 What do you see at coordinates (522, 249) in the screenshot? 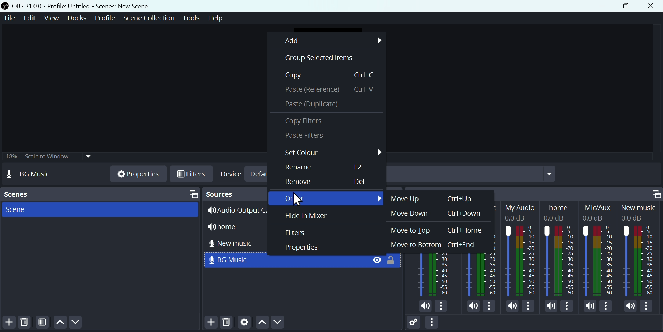
I see `My Audio` at bounding box center [522, 249].